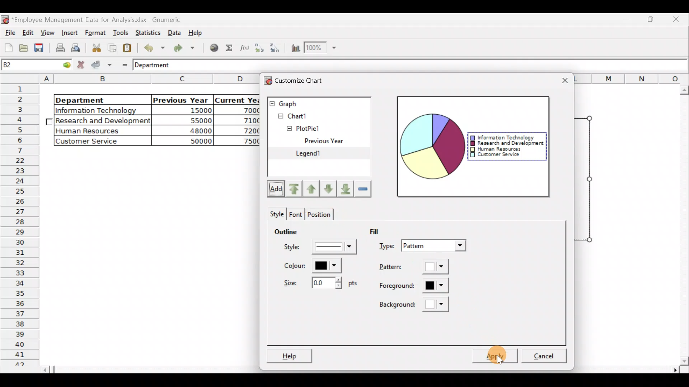  I want to click on Pattern, so click(414, 268).